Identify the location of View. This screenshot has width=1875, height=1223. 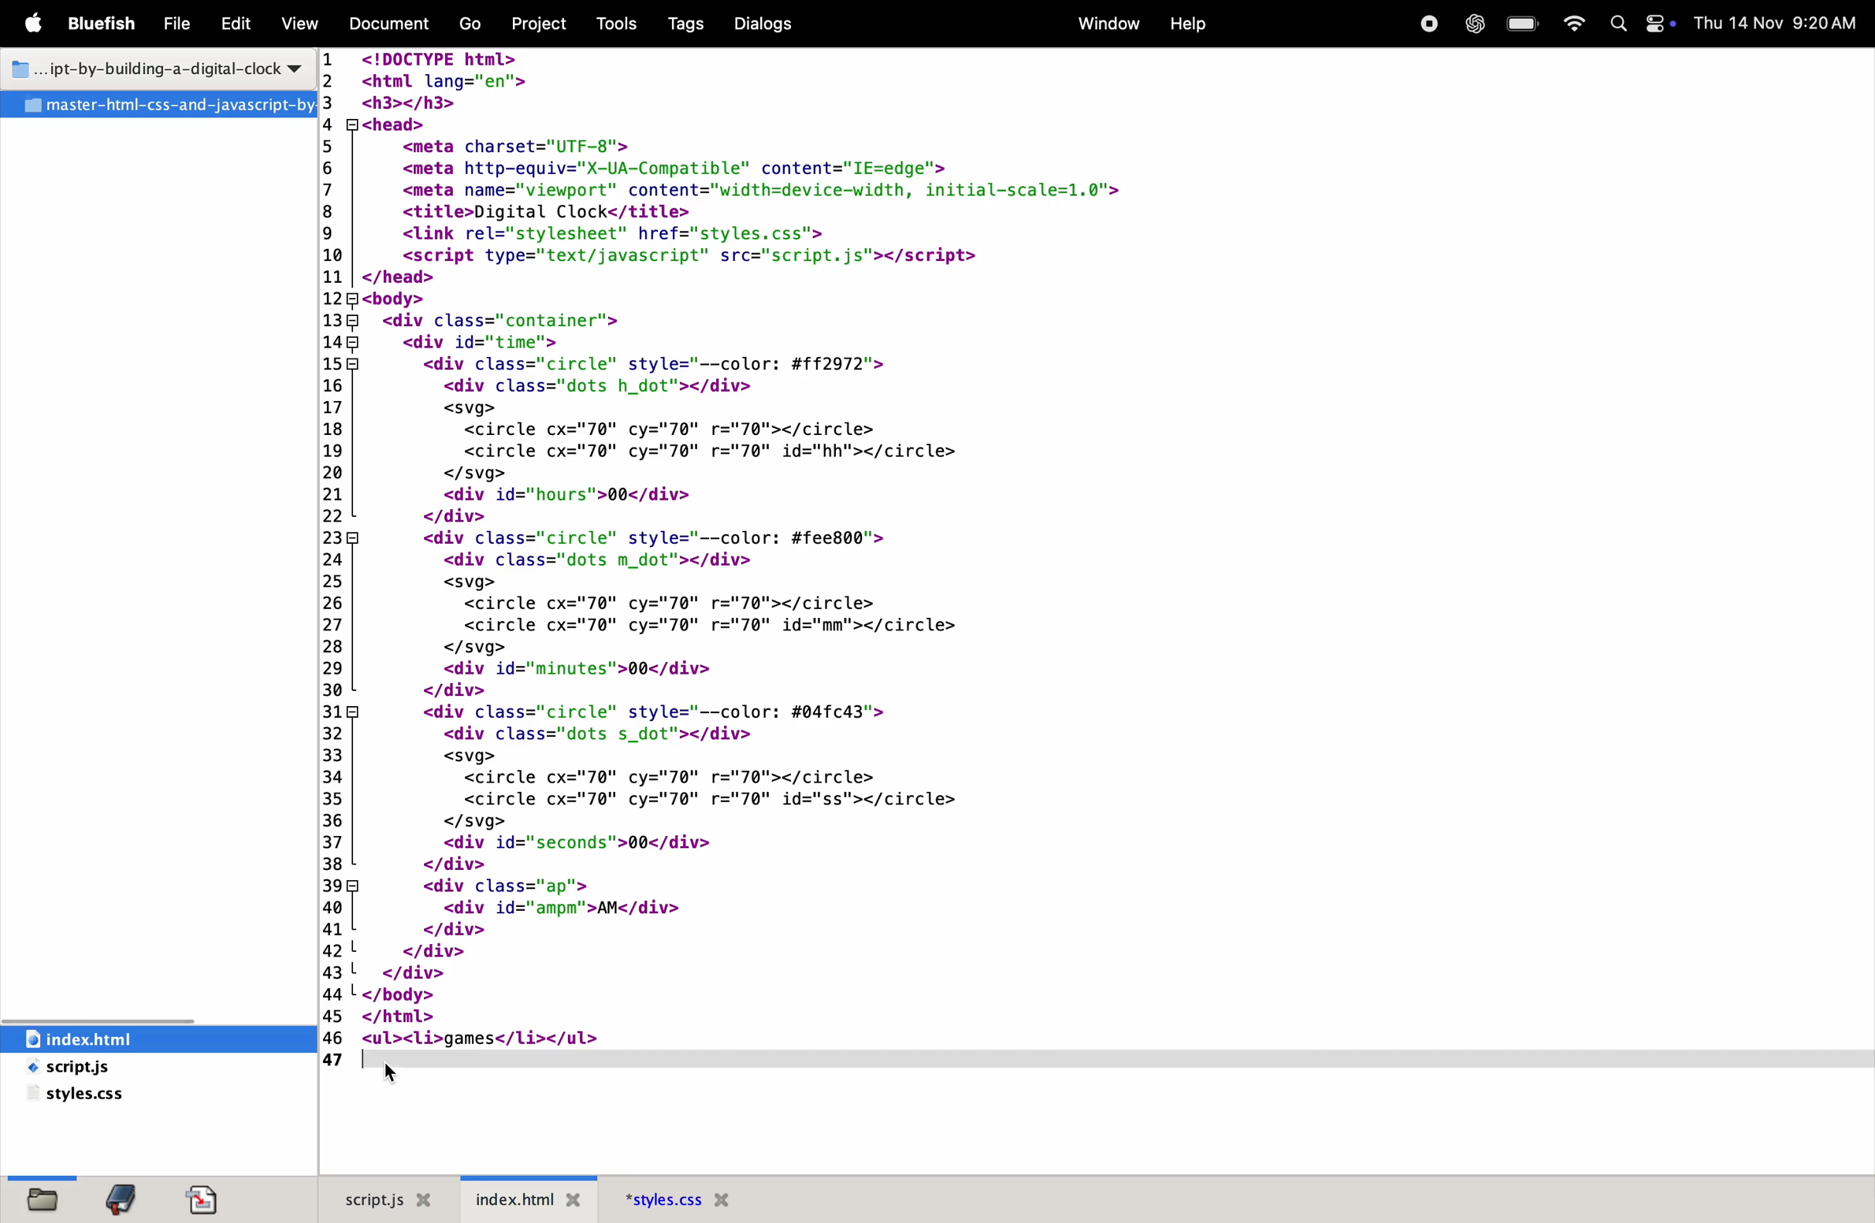
(300, 23).